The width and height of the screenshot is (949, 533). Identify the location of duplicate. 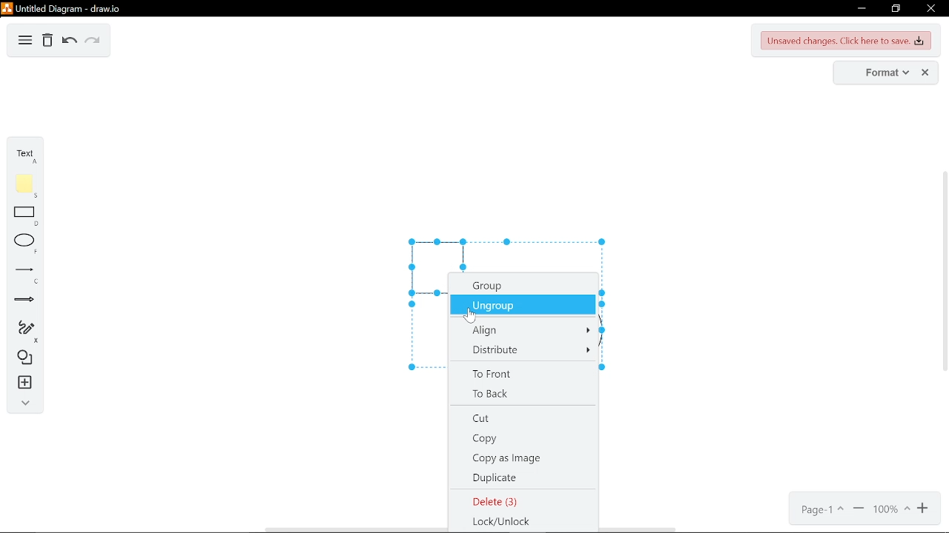
(523, 478).